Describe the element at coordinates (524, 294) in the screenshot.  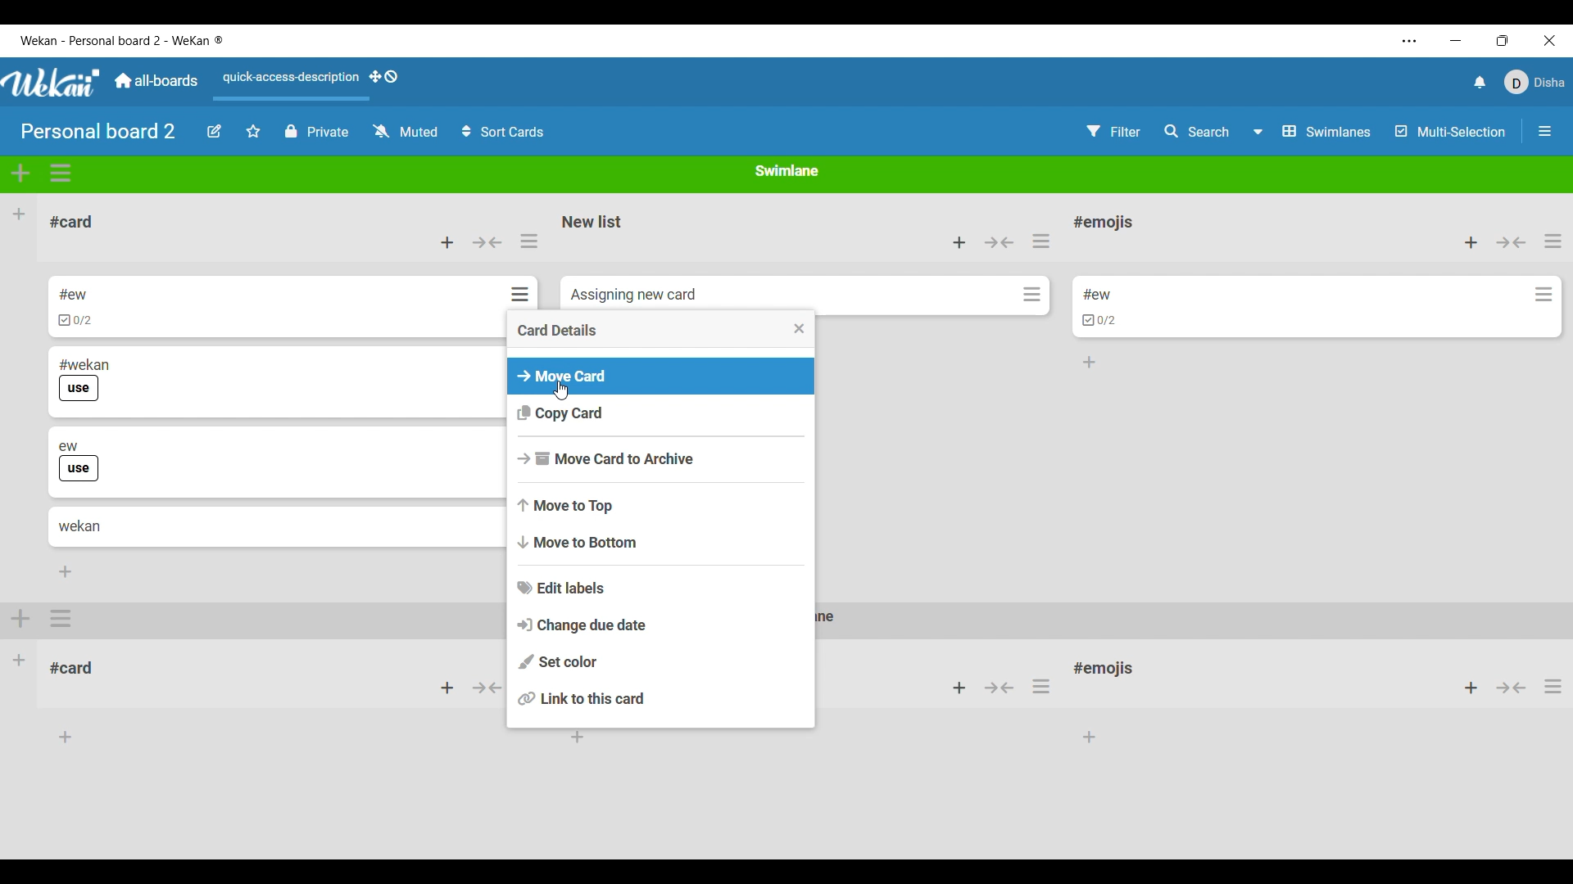
I see `Card actions ` at that location.